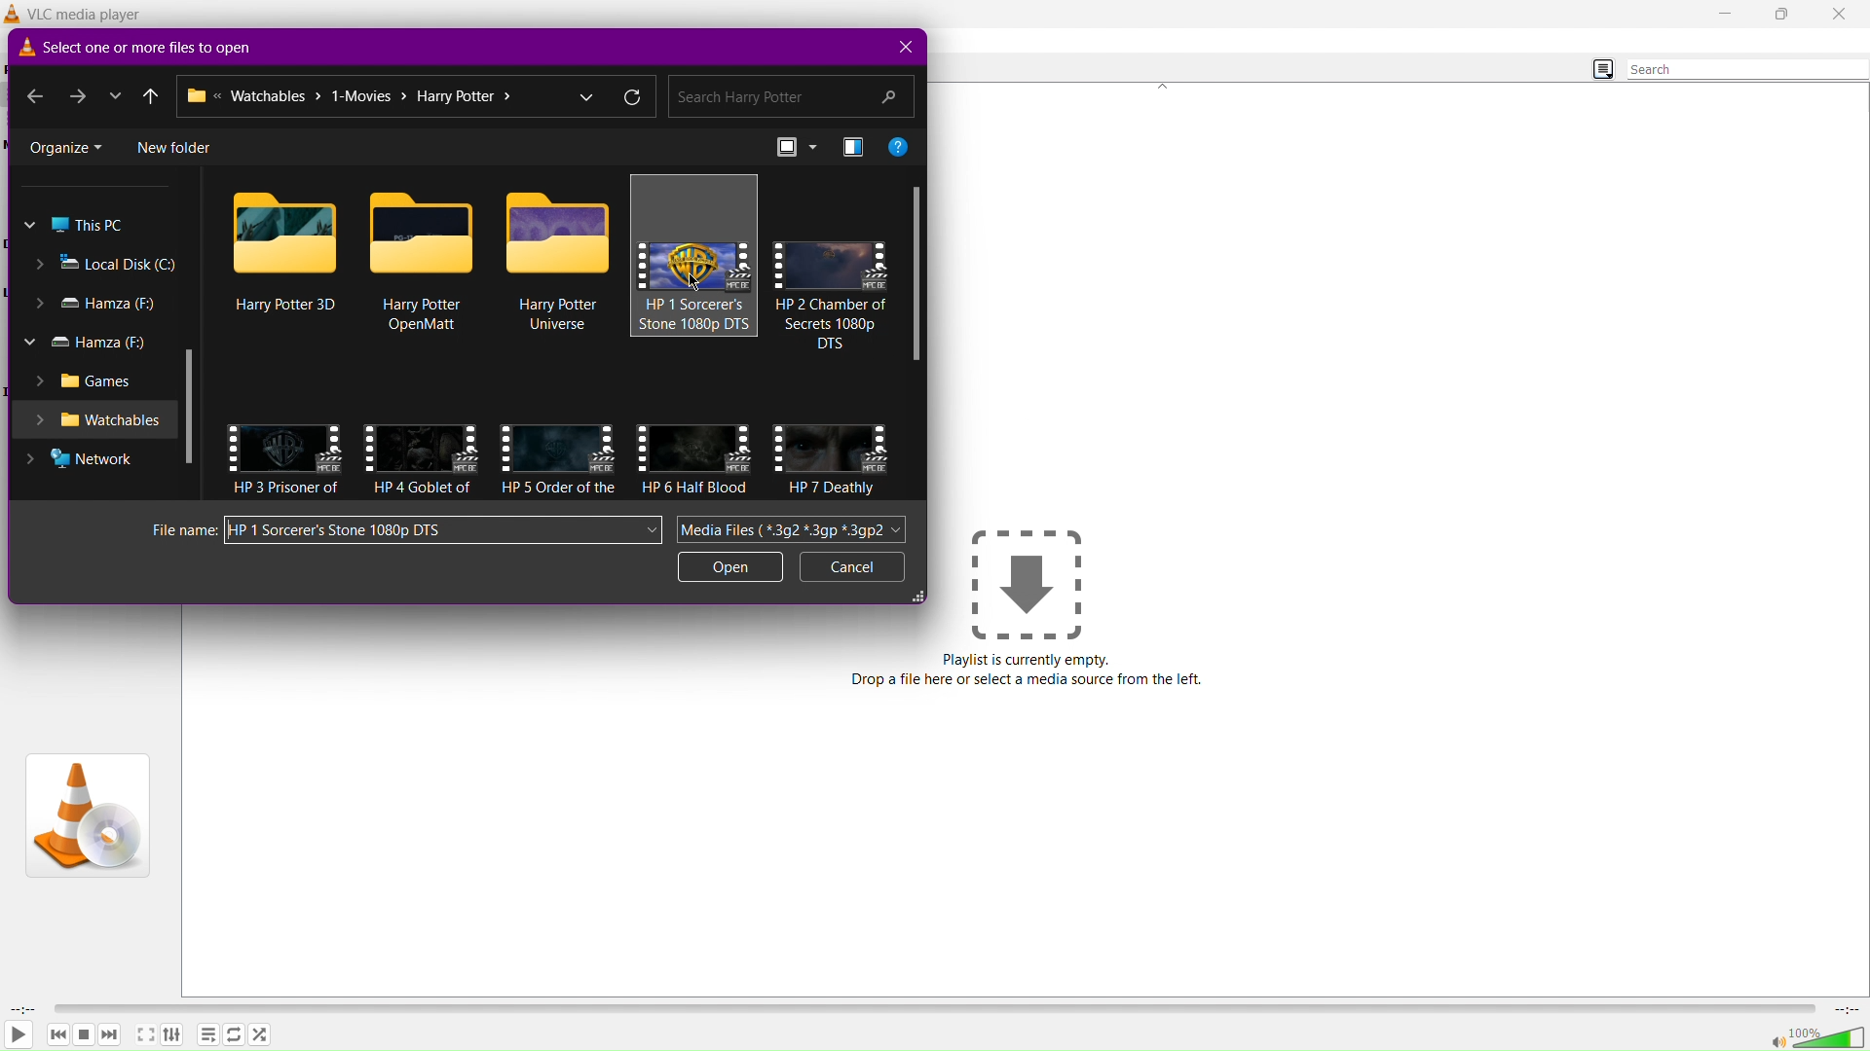 This screenshot has width=1870, height=1051. Describe the element at coordinates (1780, 15) in the screenshot. I see `Maximize` at that location.